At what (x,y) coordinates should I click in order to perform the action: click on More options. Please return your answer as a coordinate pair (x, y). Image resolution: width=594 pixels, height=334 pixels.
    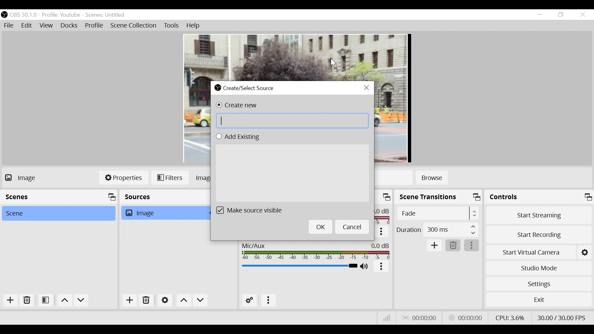
    Looking at the image, I should click on (381, 232).